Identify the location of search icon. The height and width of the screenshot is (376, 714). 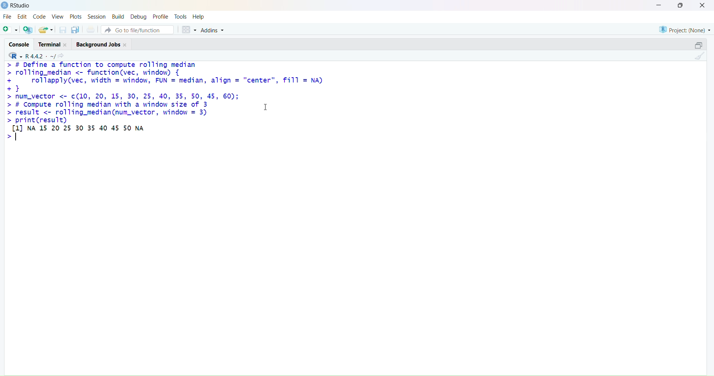
(61, 55).